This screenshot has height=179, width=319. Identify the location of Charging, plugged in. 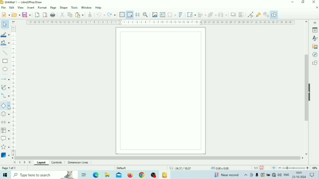
(268, 175).